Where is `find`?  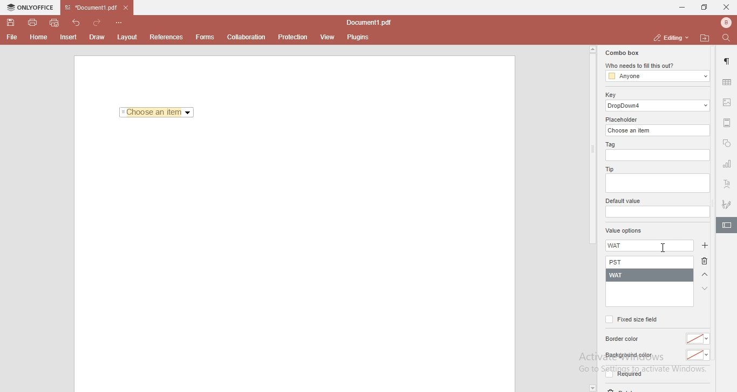 find is located at coordinates (728, 37).